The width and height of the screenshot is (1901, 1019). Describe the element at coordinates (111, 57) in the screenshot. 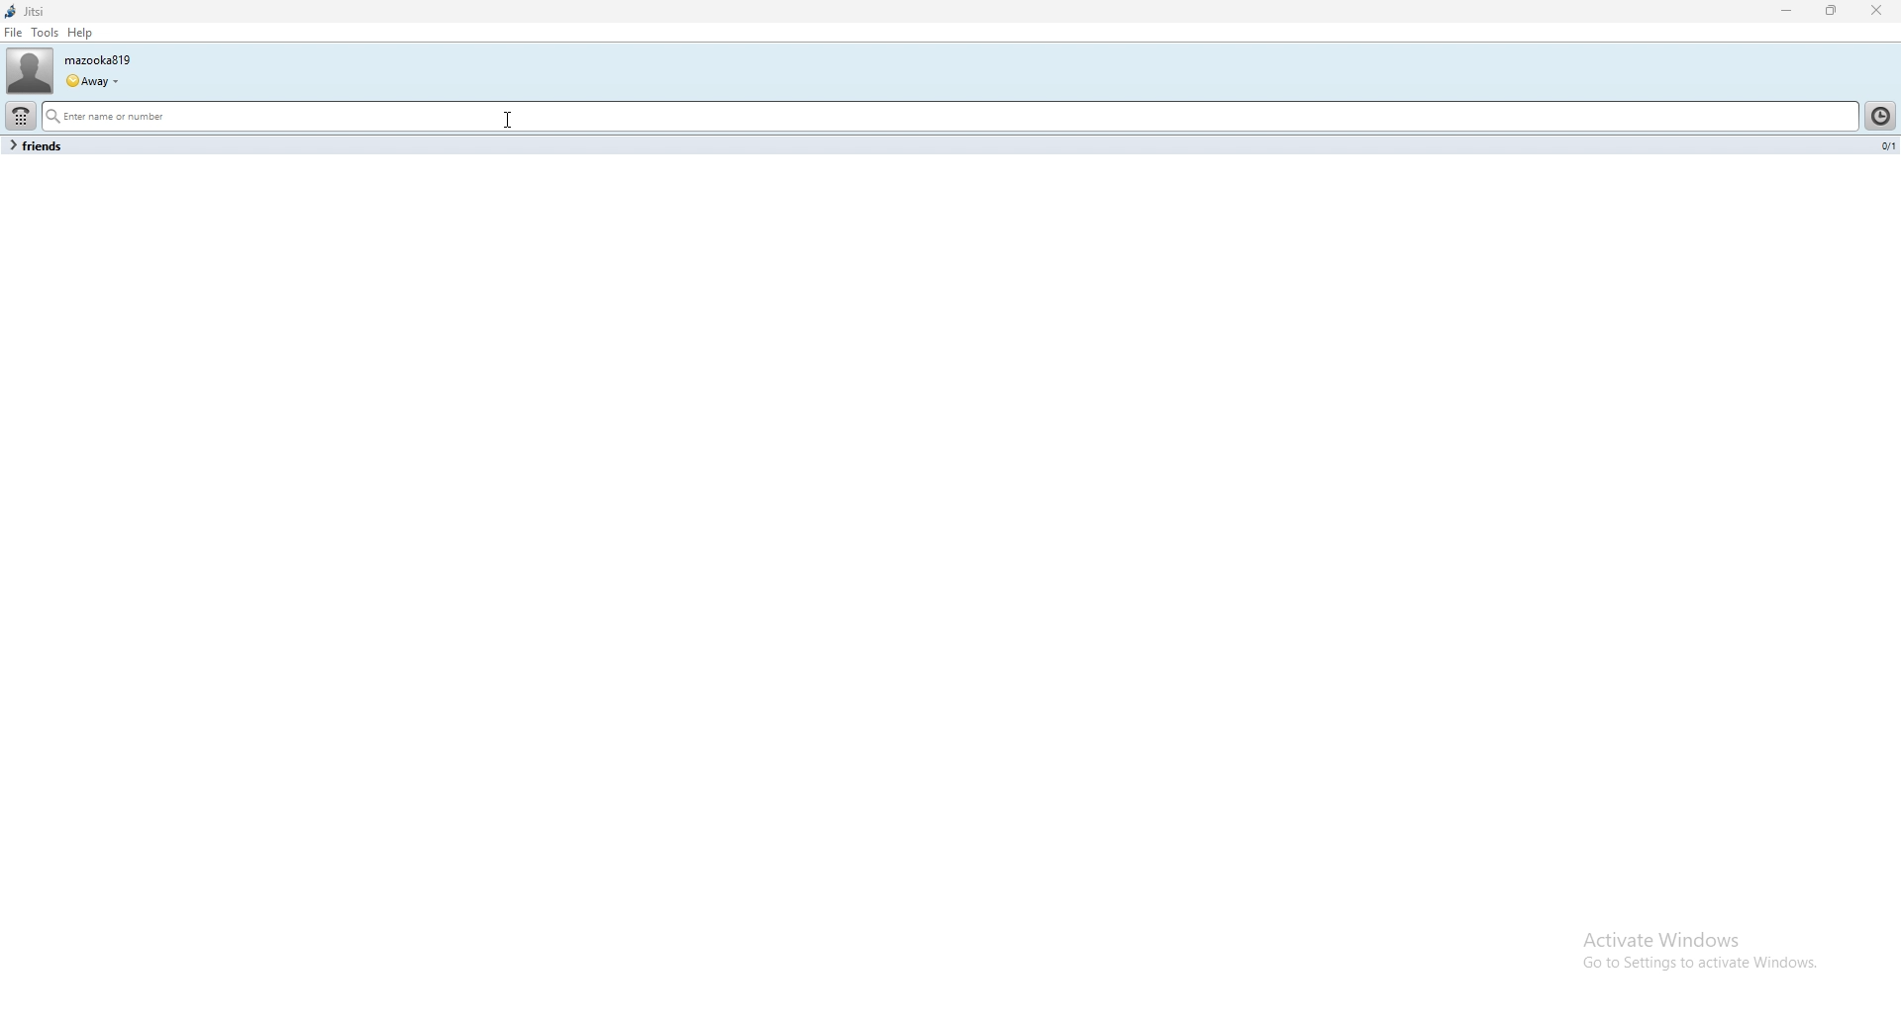

I see `mazooka819` at that location.